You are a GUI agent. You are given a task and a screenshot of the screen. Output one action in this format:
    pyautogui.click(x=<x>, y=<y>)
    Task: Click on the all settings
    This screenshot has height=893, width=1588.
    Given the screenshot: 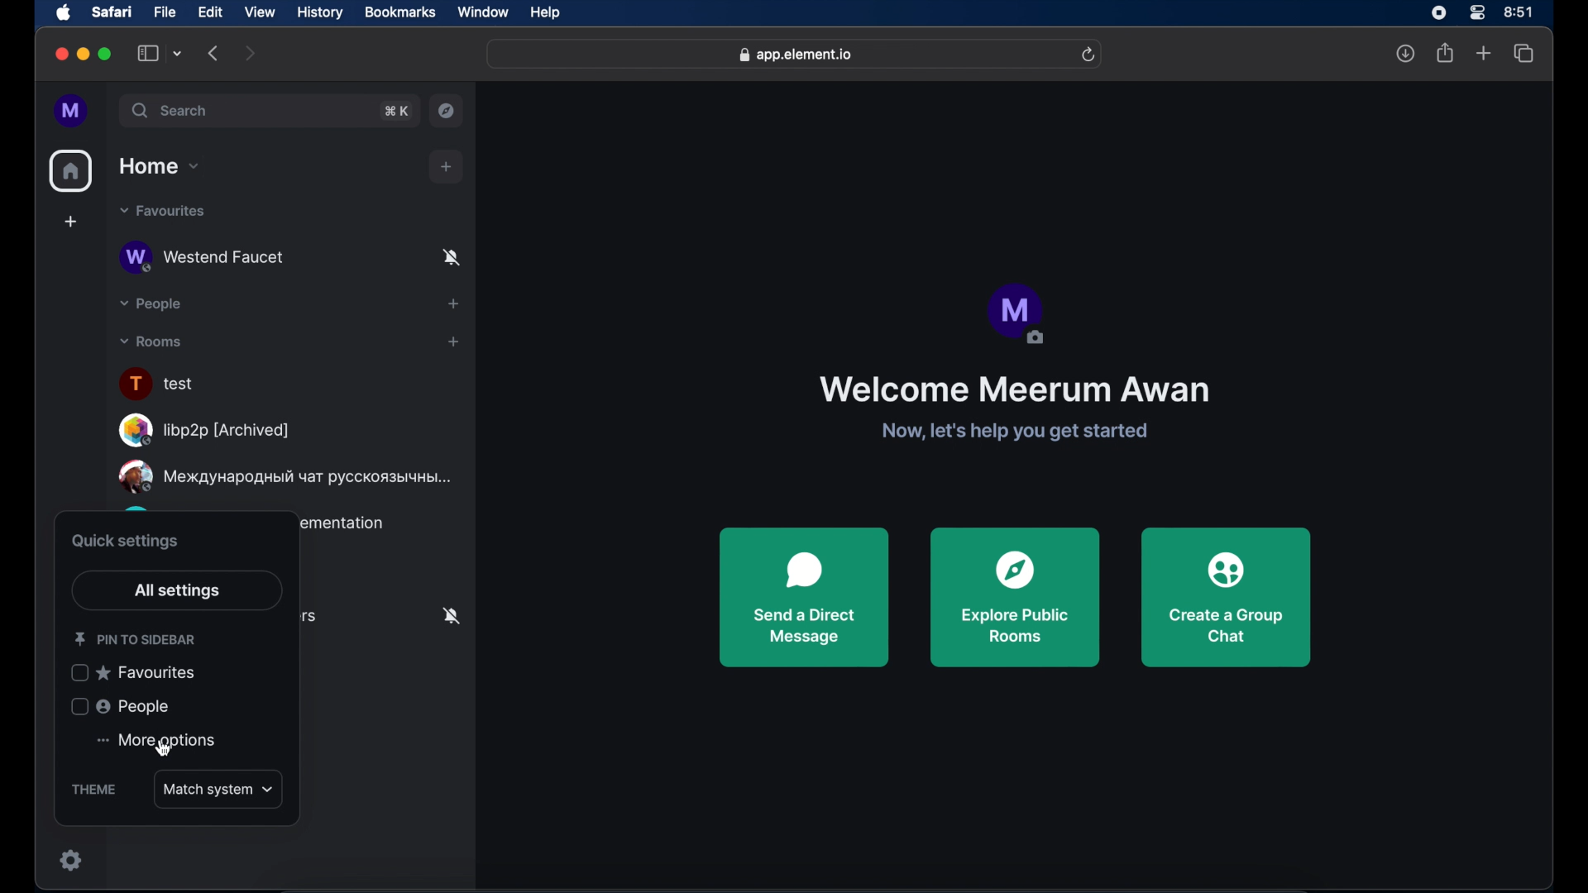 What is the action you would take?
    pyautogui.click(x=176, y=591)
    